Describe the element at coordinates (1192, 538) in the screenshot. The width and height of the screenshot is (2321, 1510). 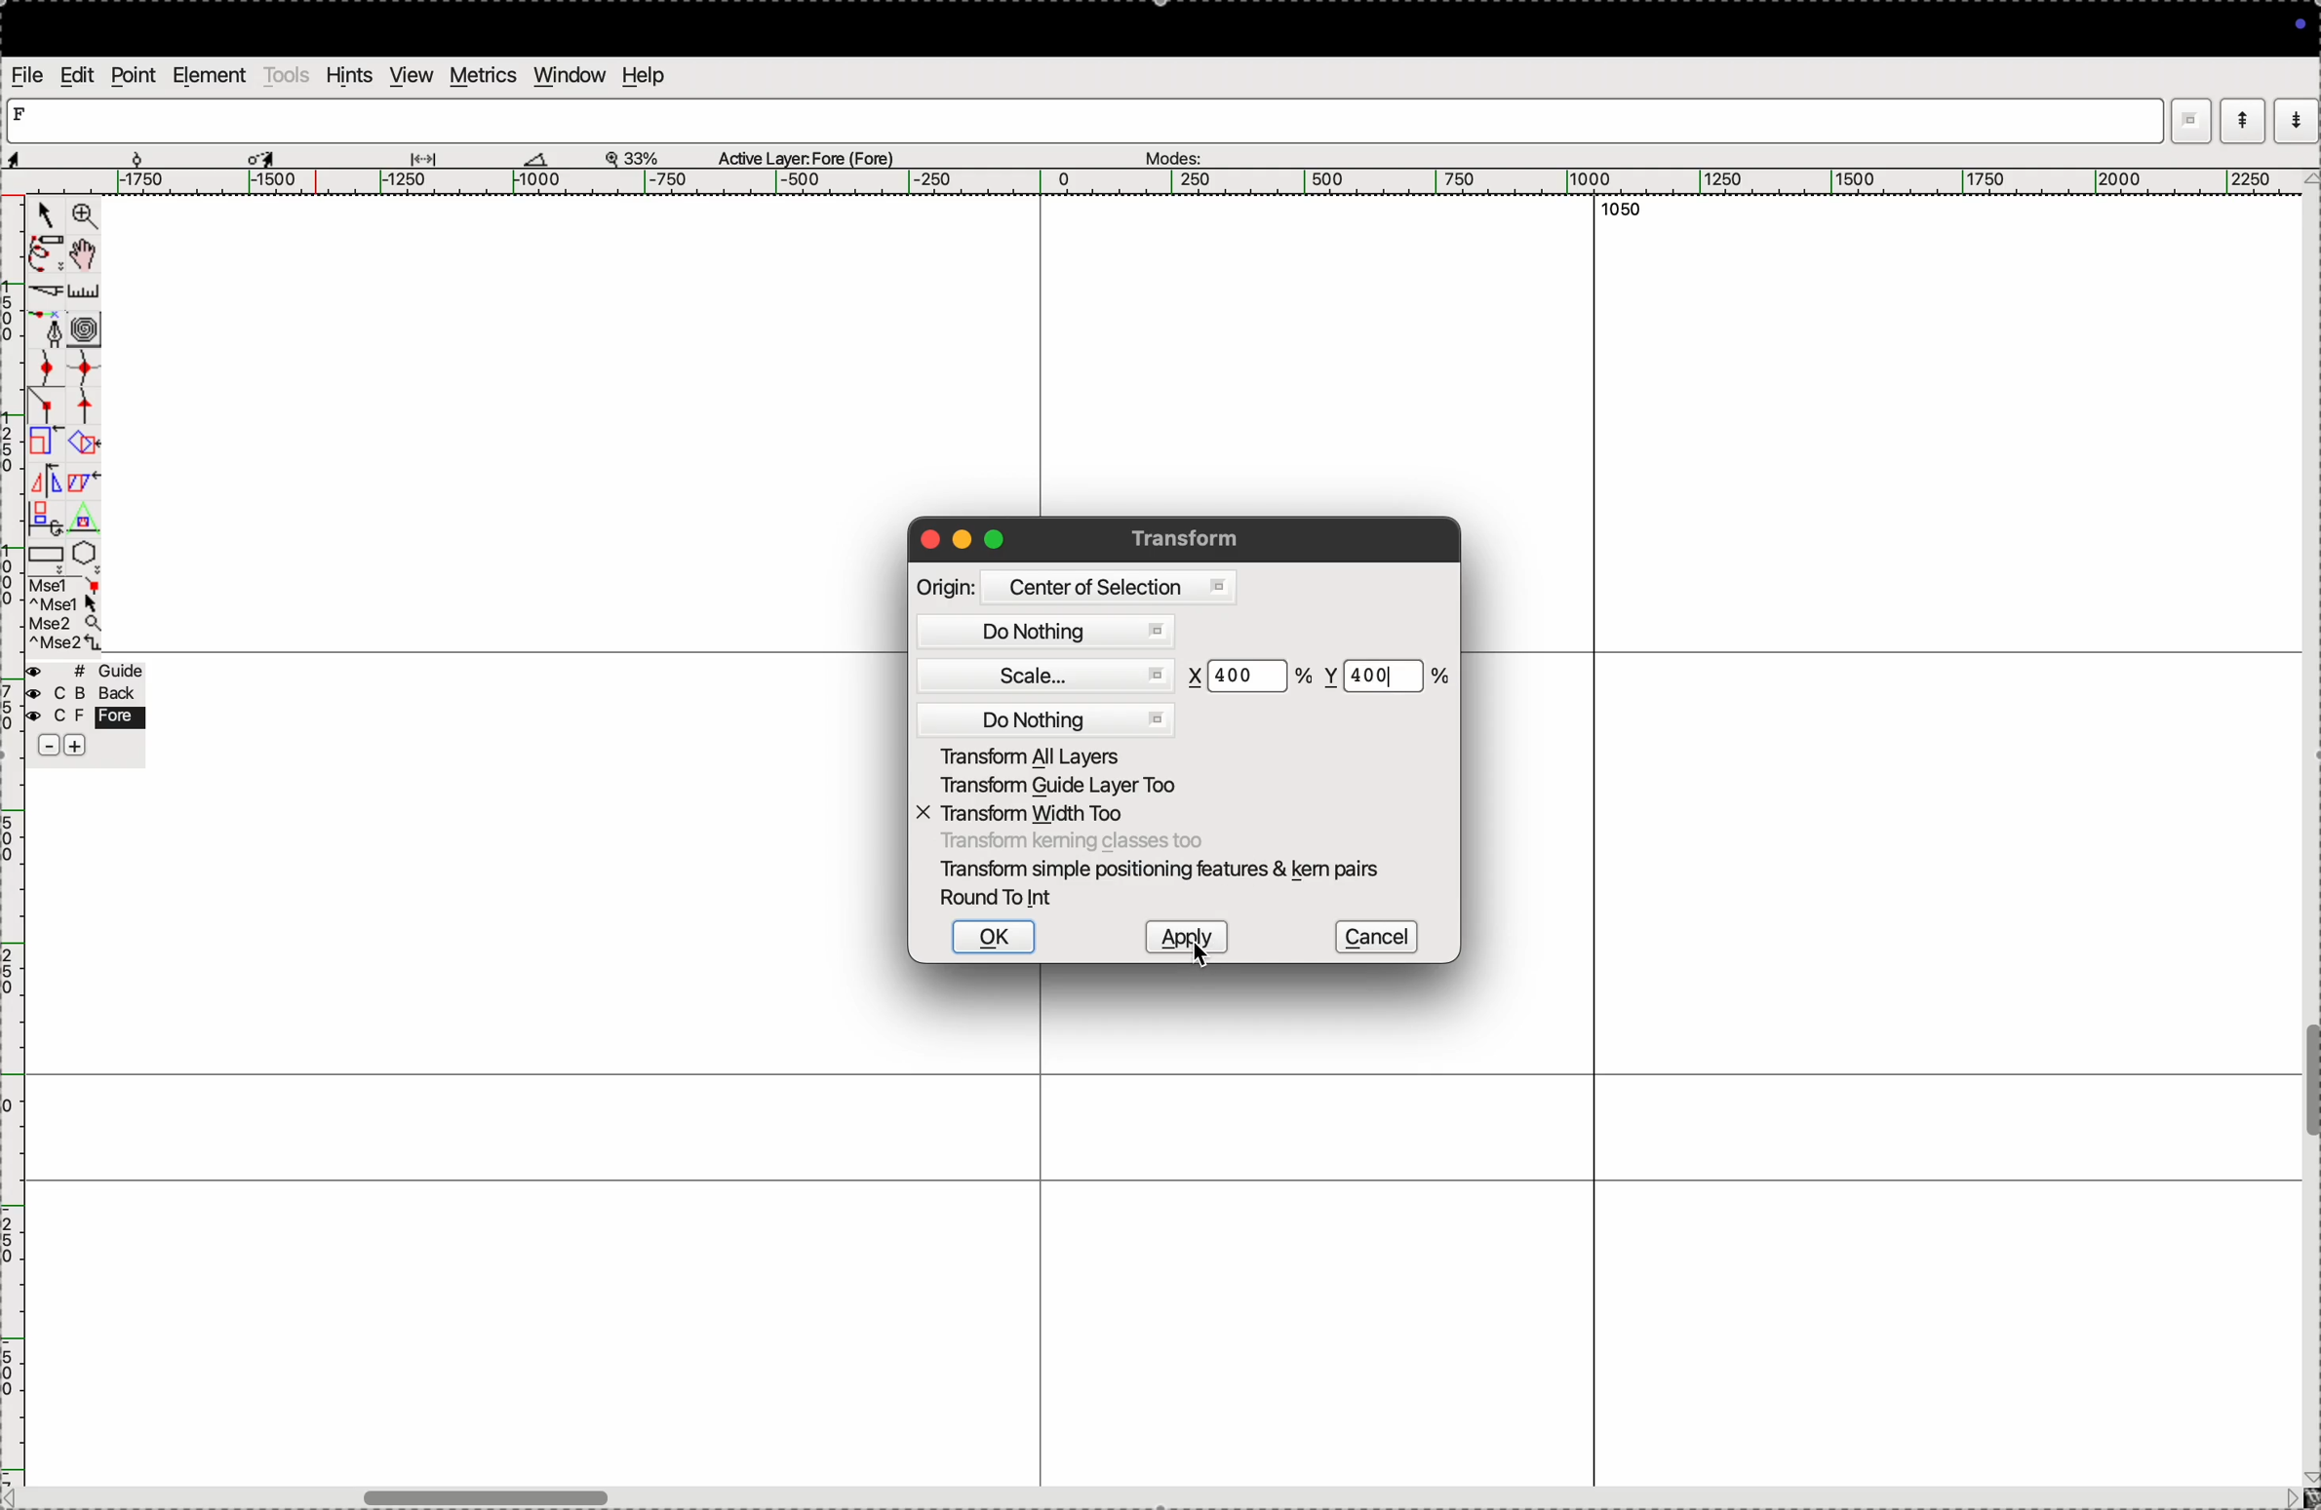
I see `transform` at that location.